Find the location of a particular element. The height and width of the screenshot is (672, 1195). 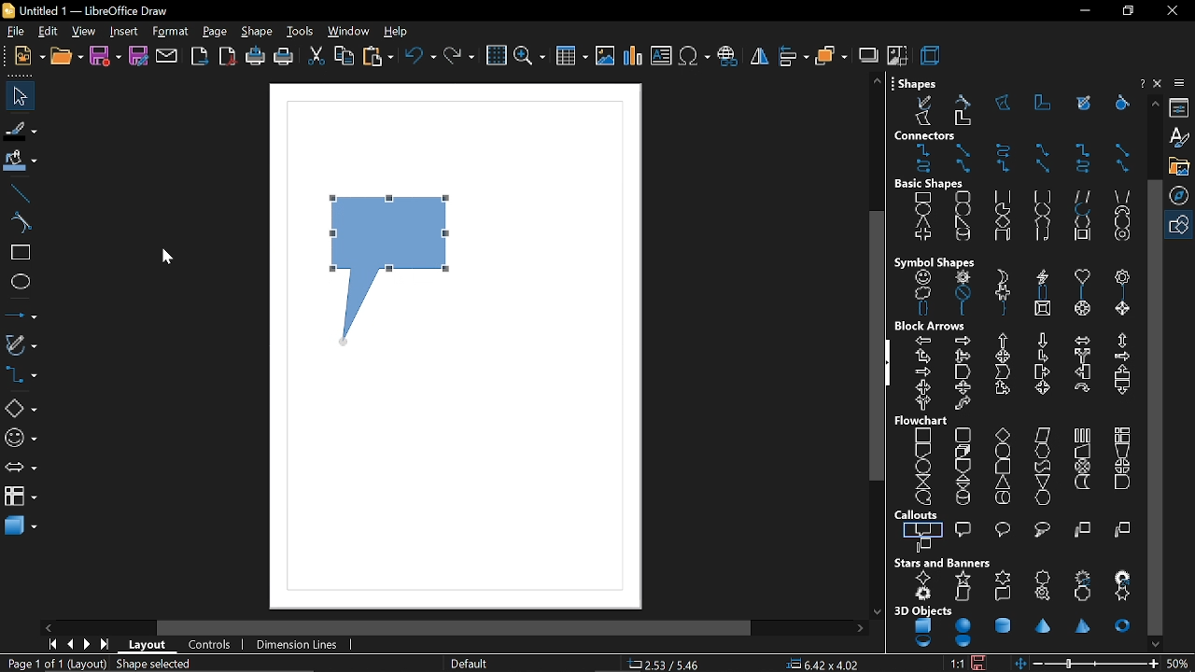

sidebar settings is located at coordinates (1180, 85).